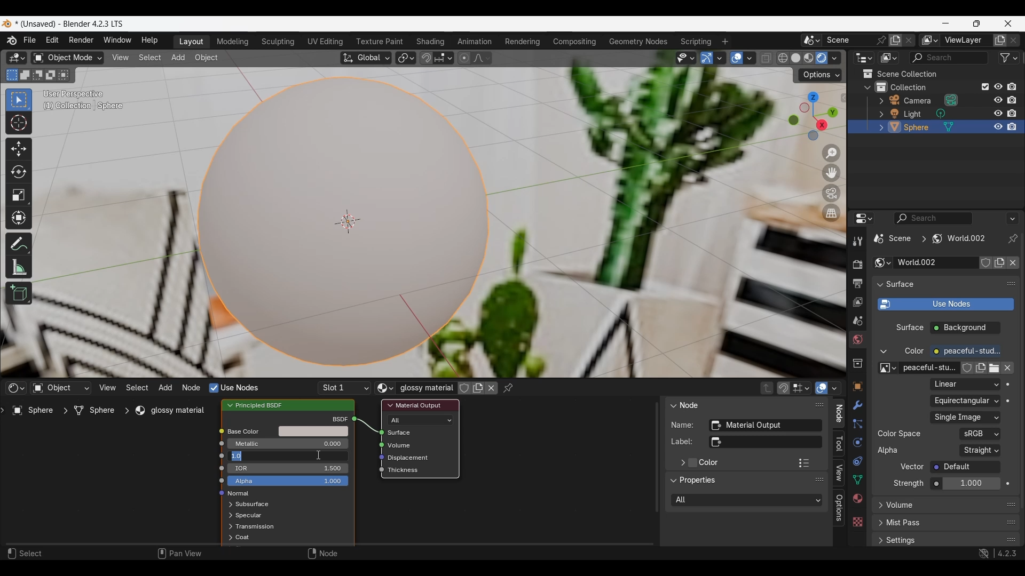 This screenshot has width=1025, height=576. What do you see at coordinates (1008, 58) in the screenshot?
I see `Filter` at bounding box center [1008, 58].